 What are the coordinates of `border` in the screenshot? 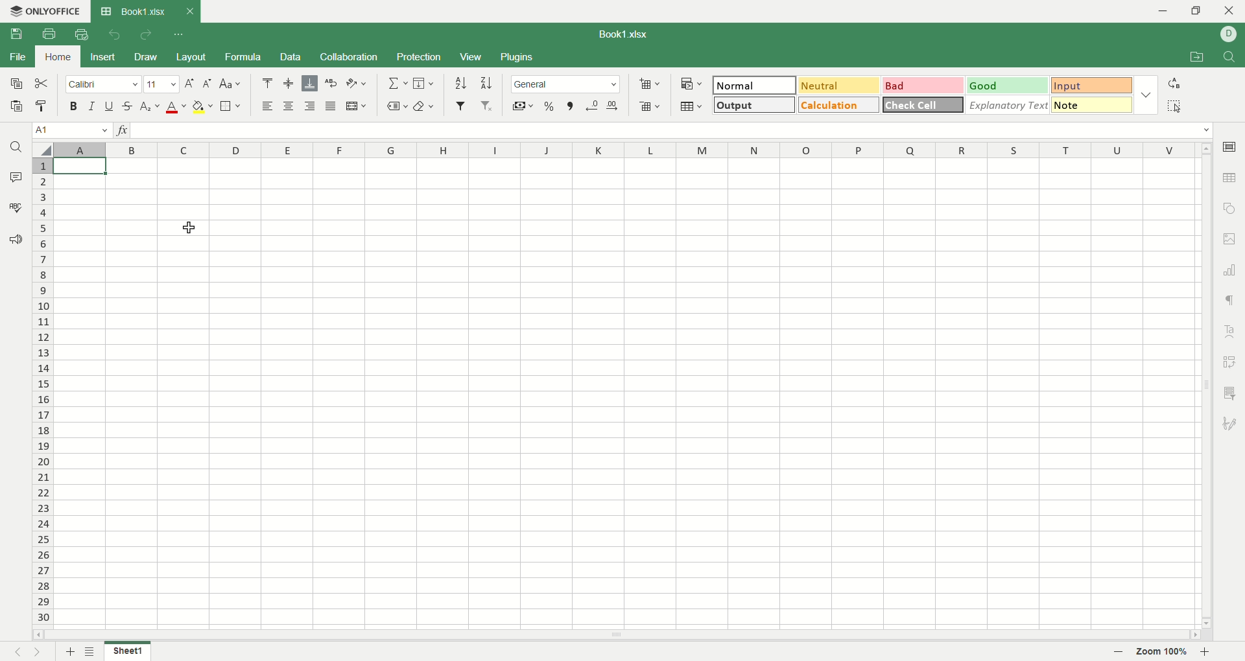 It's located at (231, 107).